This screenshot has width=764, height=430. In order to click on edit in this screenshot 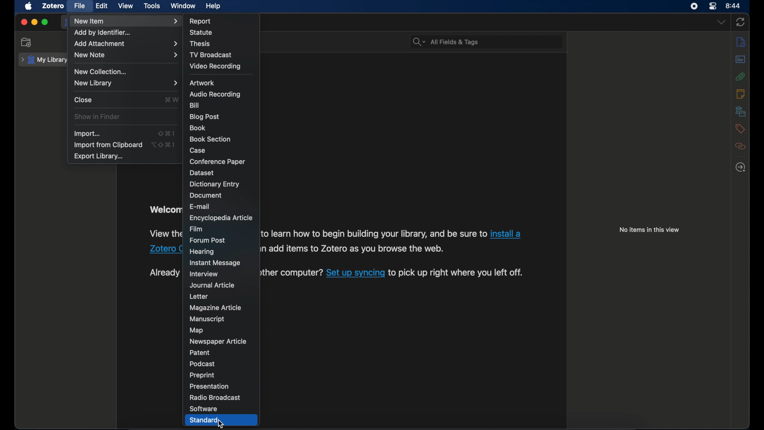, I will do `click(101, 6)`.